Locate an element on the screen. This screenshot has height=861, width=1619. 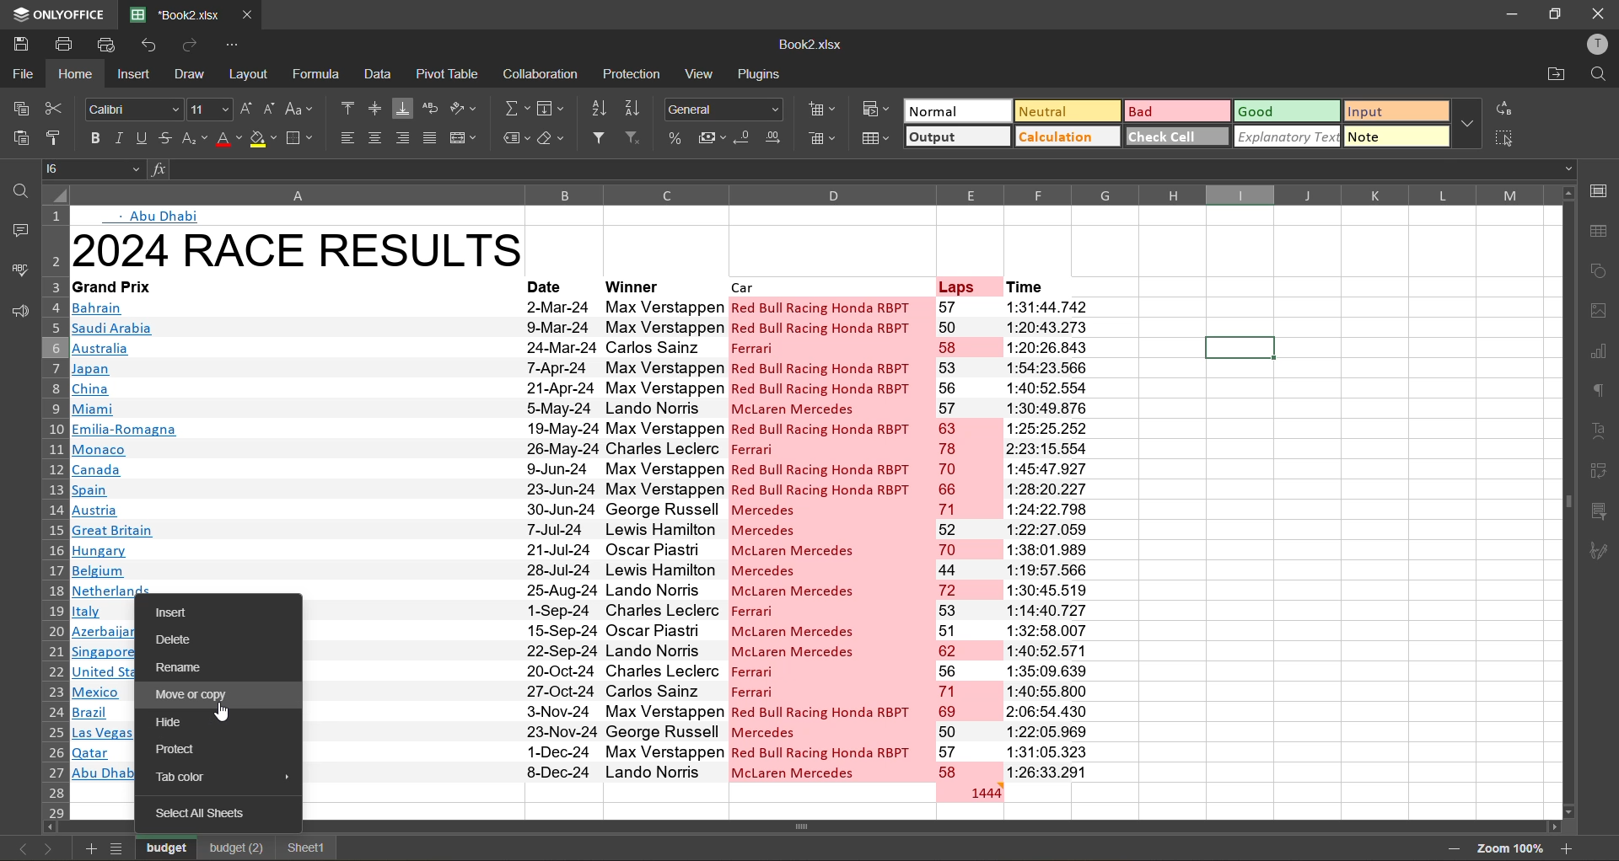
orientation is located at coordinates (465, 109).